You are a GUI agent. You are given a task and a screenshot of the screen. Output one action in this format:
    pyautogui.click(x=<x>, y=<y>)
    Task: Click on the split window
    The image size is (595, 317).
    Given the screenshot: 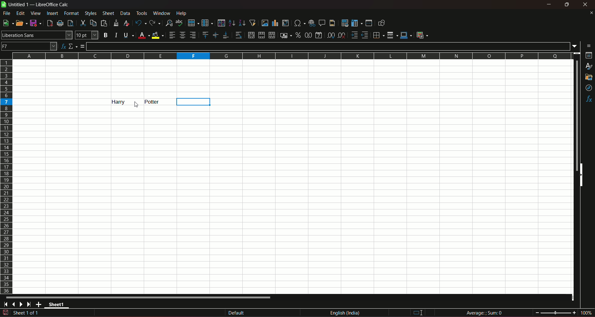 What is the action you would take?
    pyautogui.click(x=369, y=23)
    